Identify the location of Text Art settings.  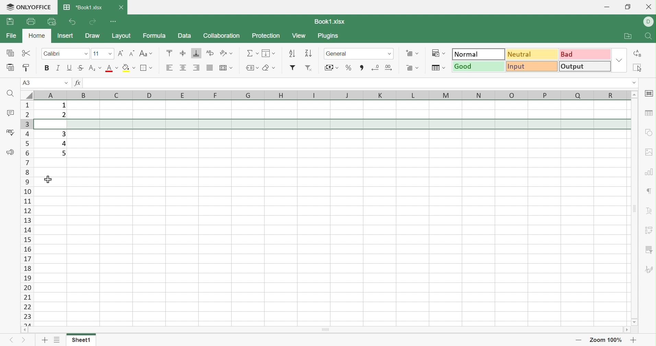
(648, 211).